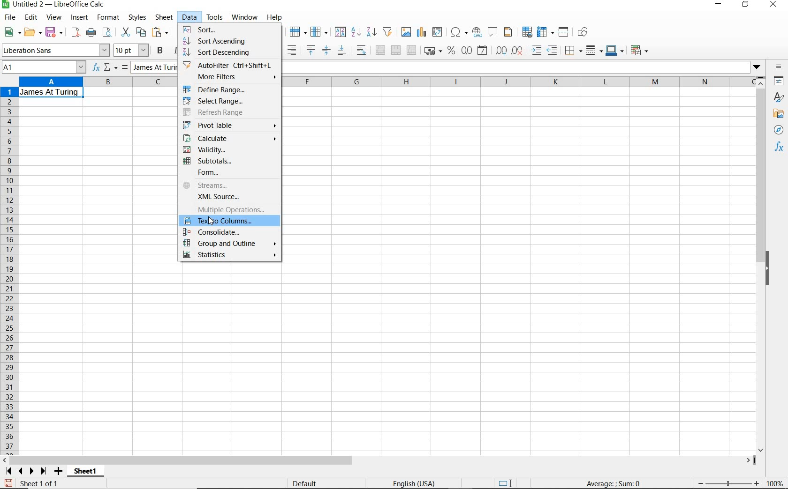 The height and width of the screenshot is (489, 788). I want to click on close, so click(775, 5).